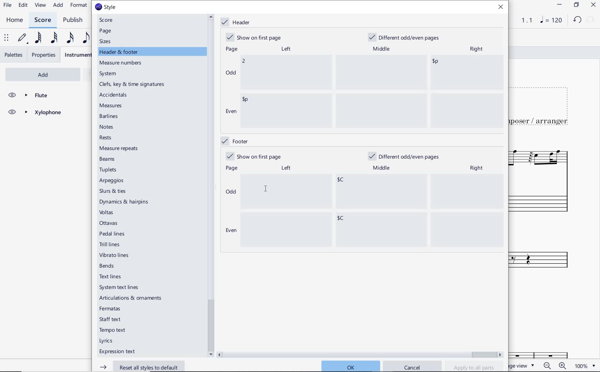 The width and height of the screenshot is (600, 372). Describe the element at coordinates (113, 192) in the screenshot. I see `slurs & ties` at that location.